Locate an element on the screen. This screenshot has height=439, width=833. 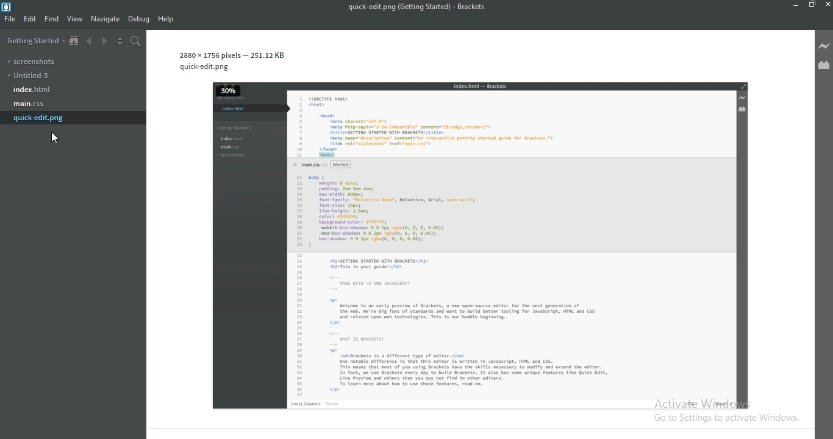
brackets icon is located at coordinates (8, 6).